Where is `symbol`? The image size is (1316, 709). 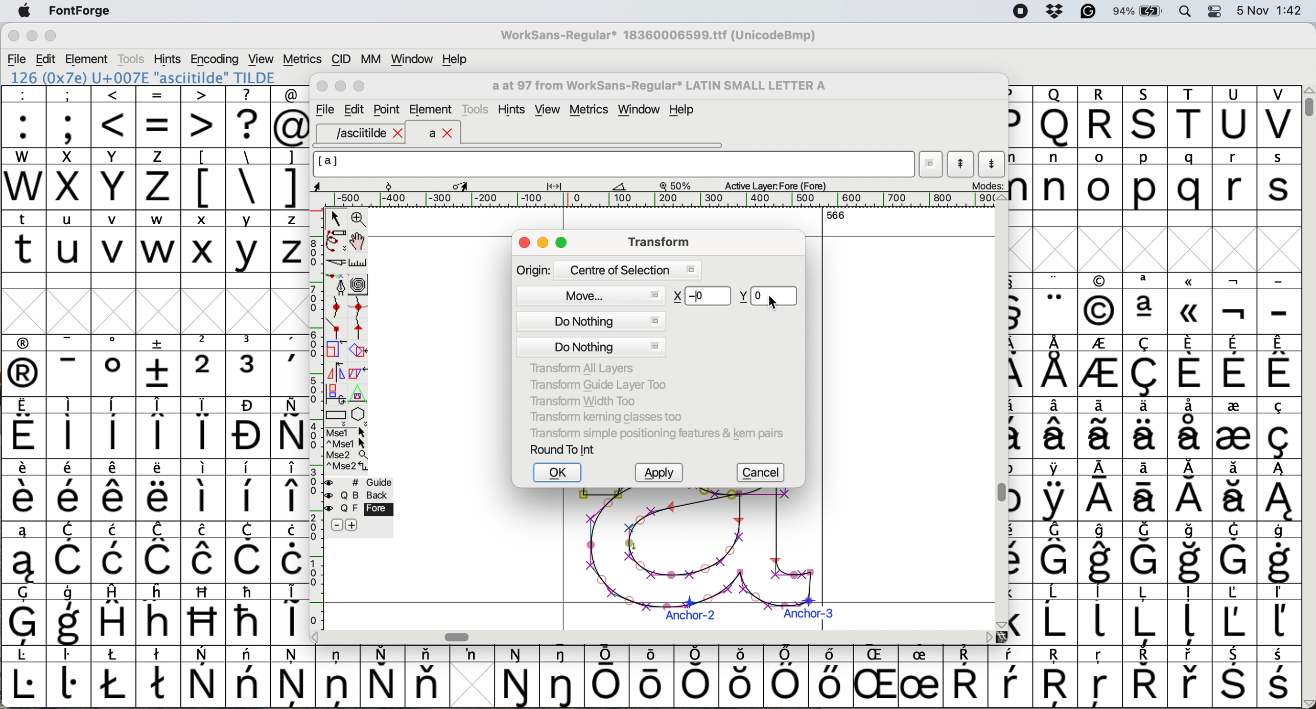
symbol is located at coordinates (382, 676).